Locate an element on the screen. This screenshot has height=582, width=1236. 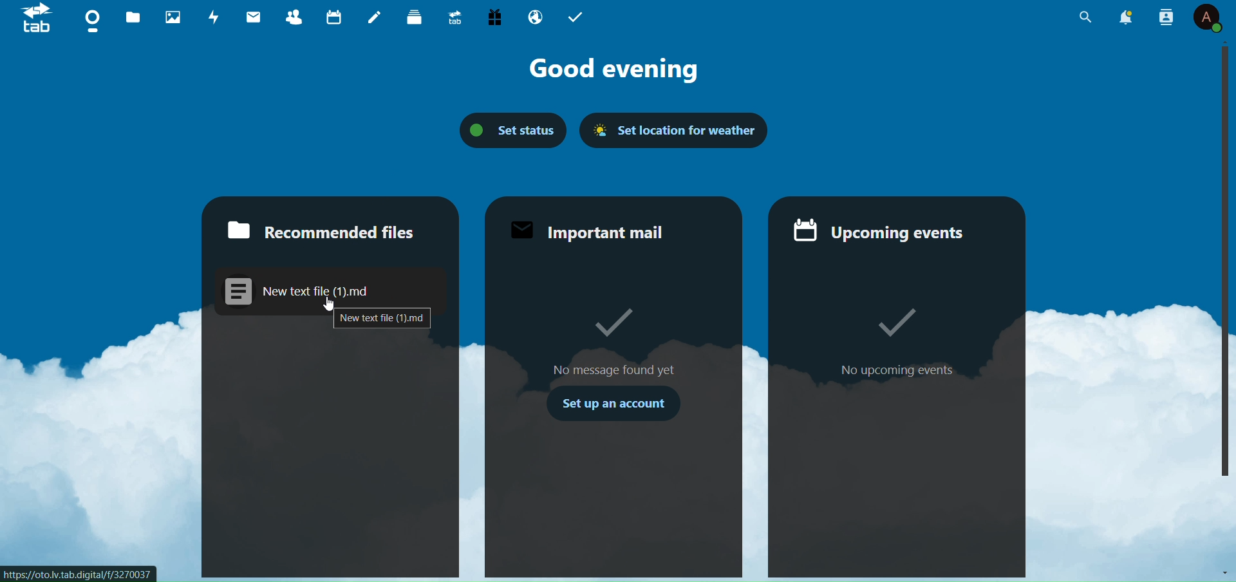
recommended files is located at coordinates (316, 230).